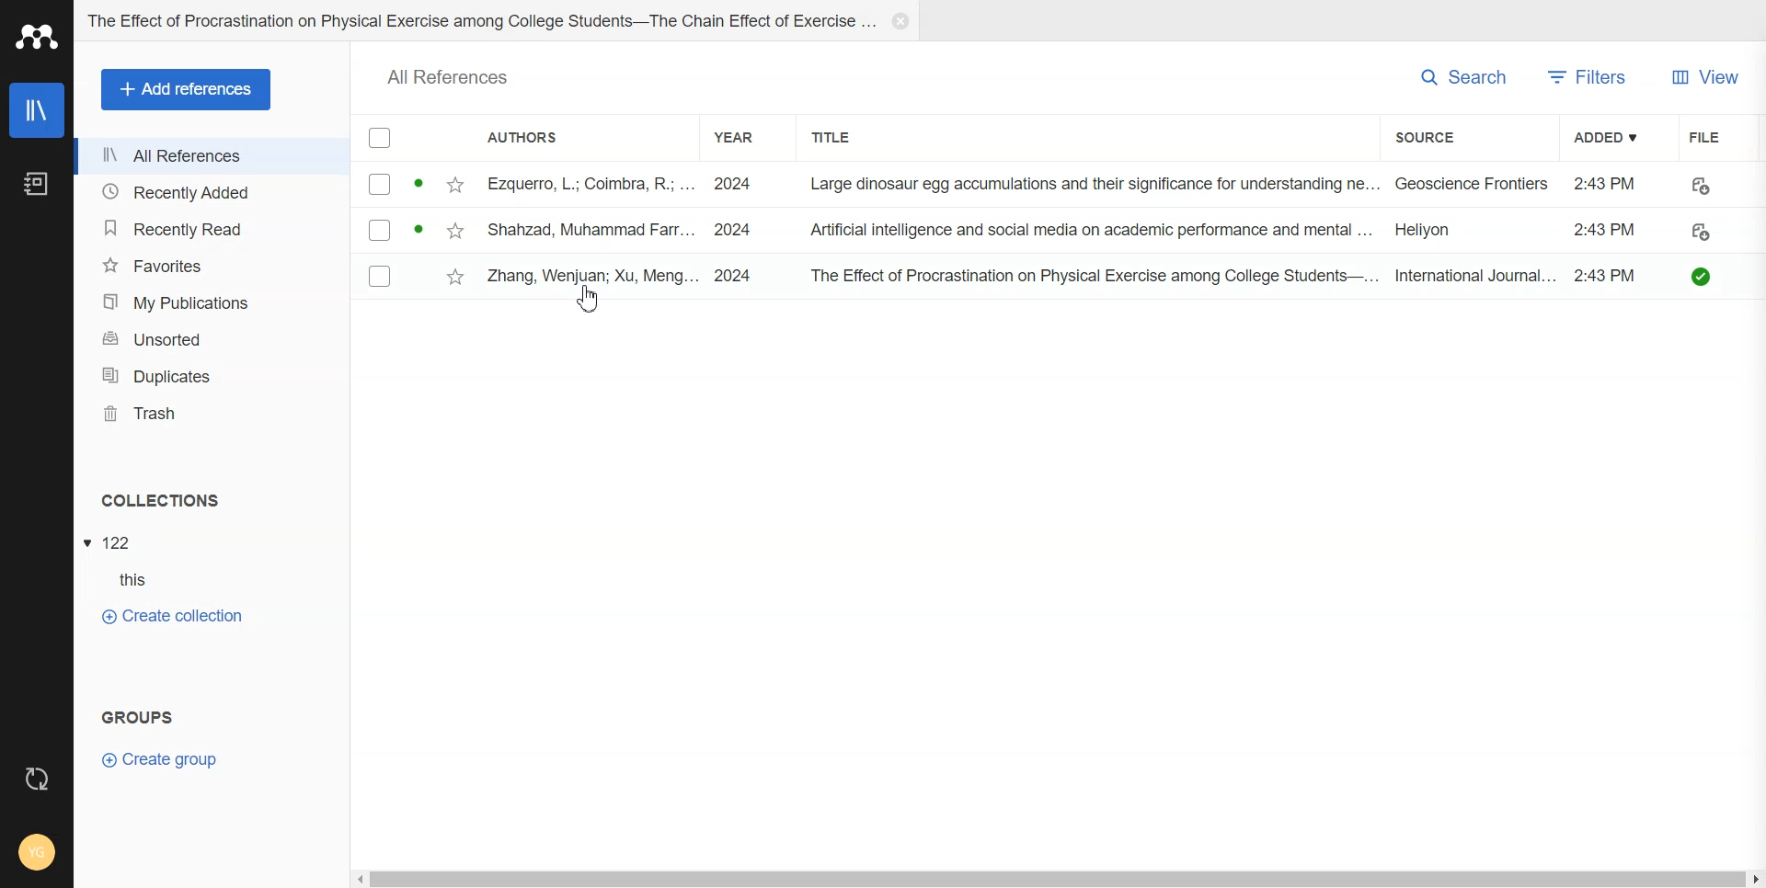  I want to click on Active, so click(420, 226).